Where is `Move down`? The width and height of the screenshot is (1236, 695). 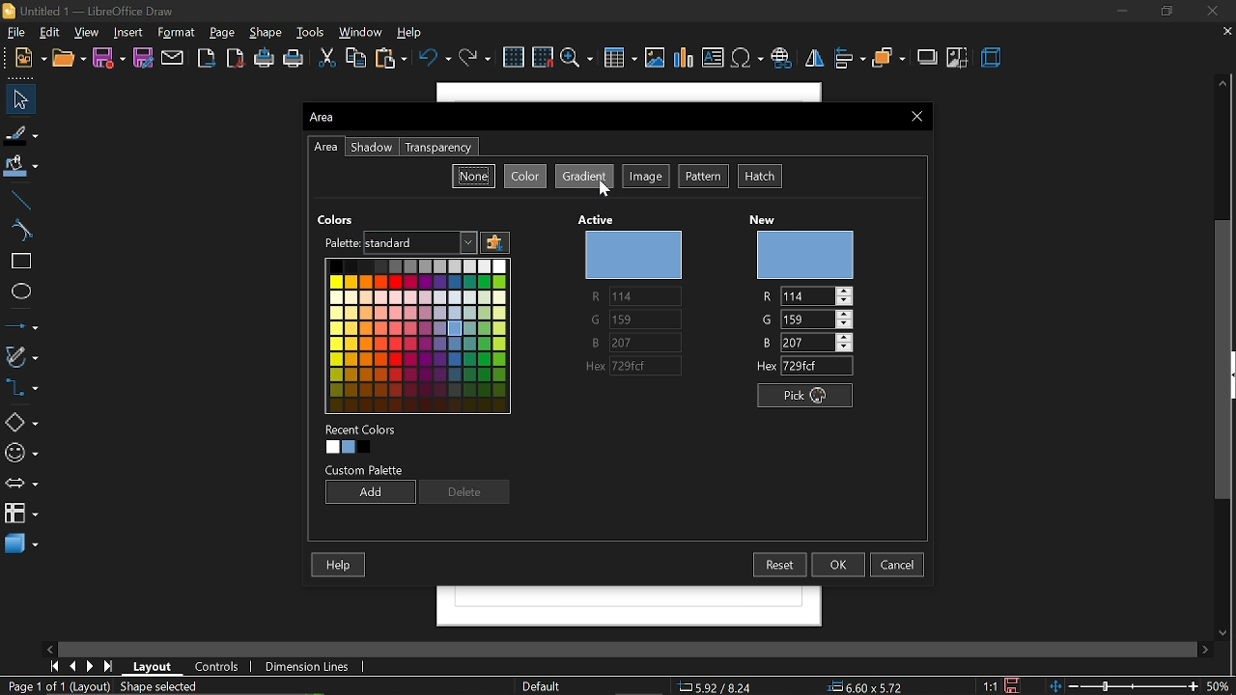 Move down is located at coordinates (1227, 633).